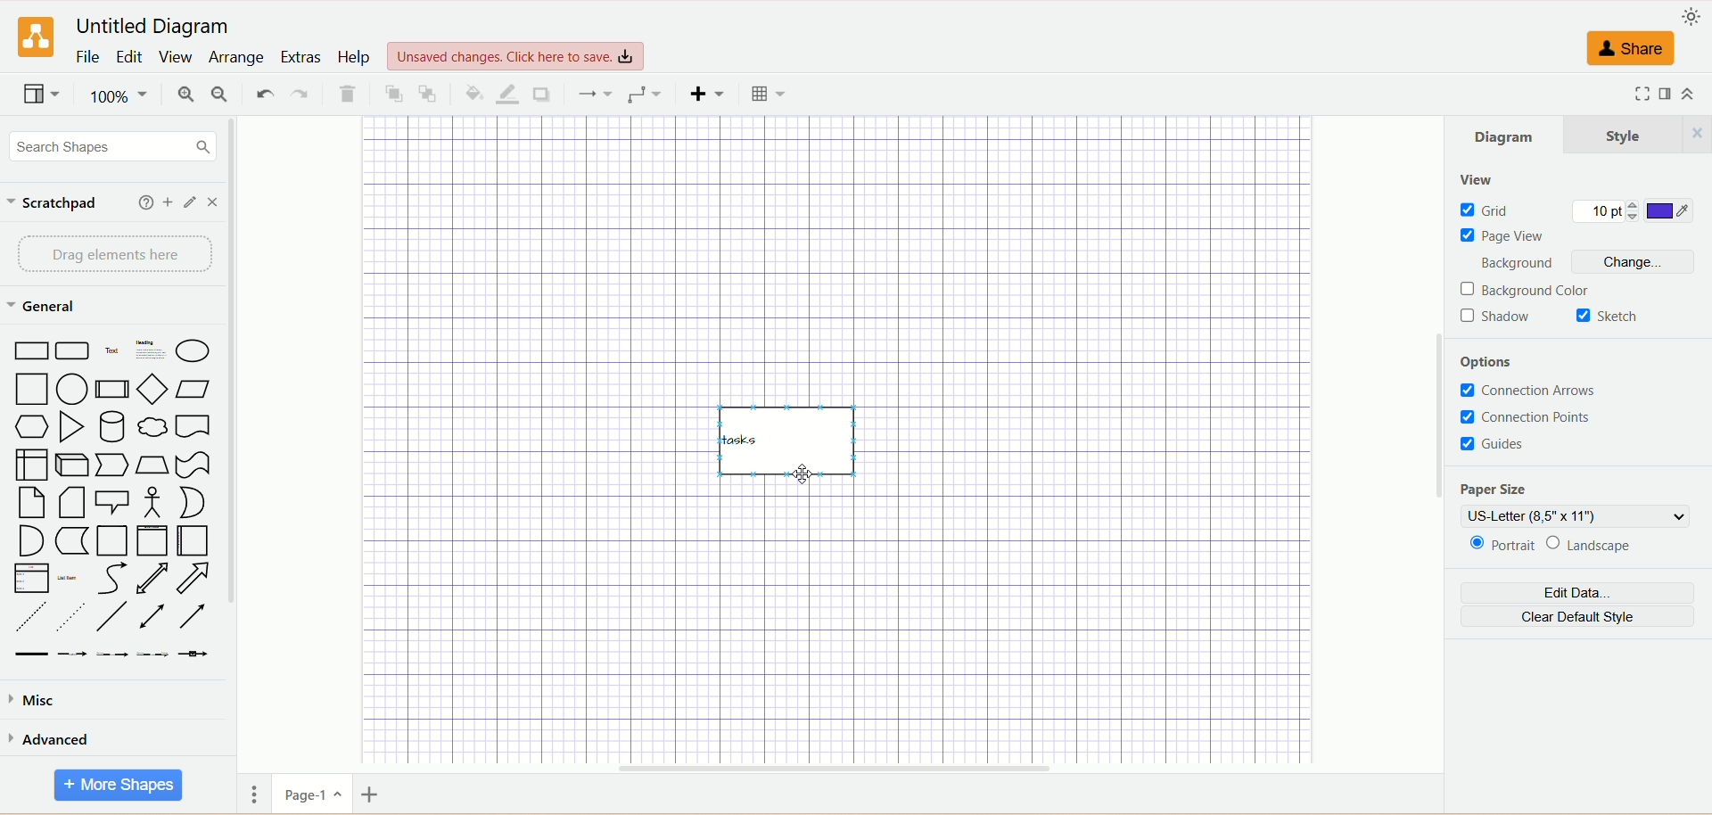 Image resolution: width=1712 pixels, height=815 pixels. Describe the element at coordinates (314, 794) in the screenshot. I see `page-1` at that location.